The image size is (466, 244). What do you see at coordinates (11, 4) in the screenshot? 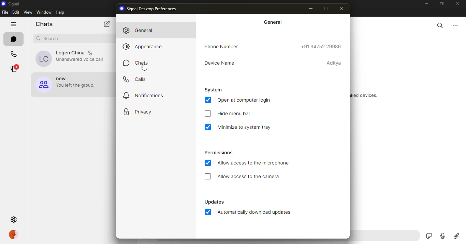
I see `signal` at bounding box center [11, 4].